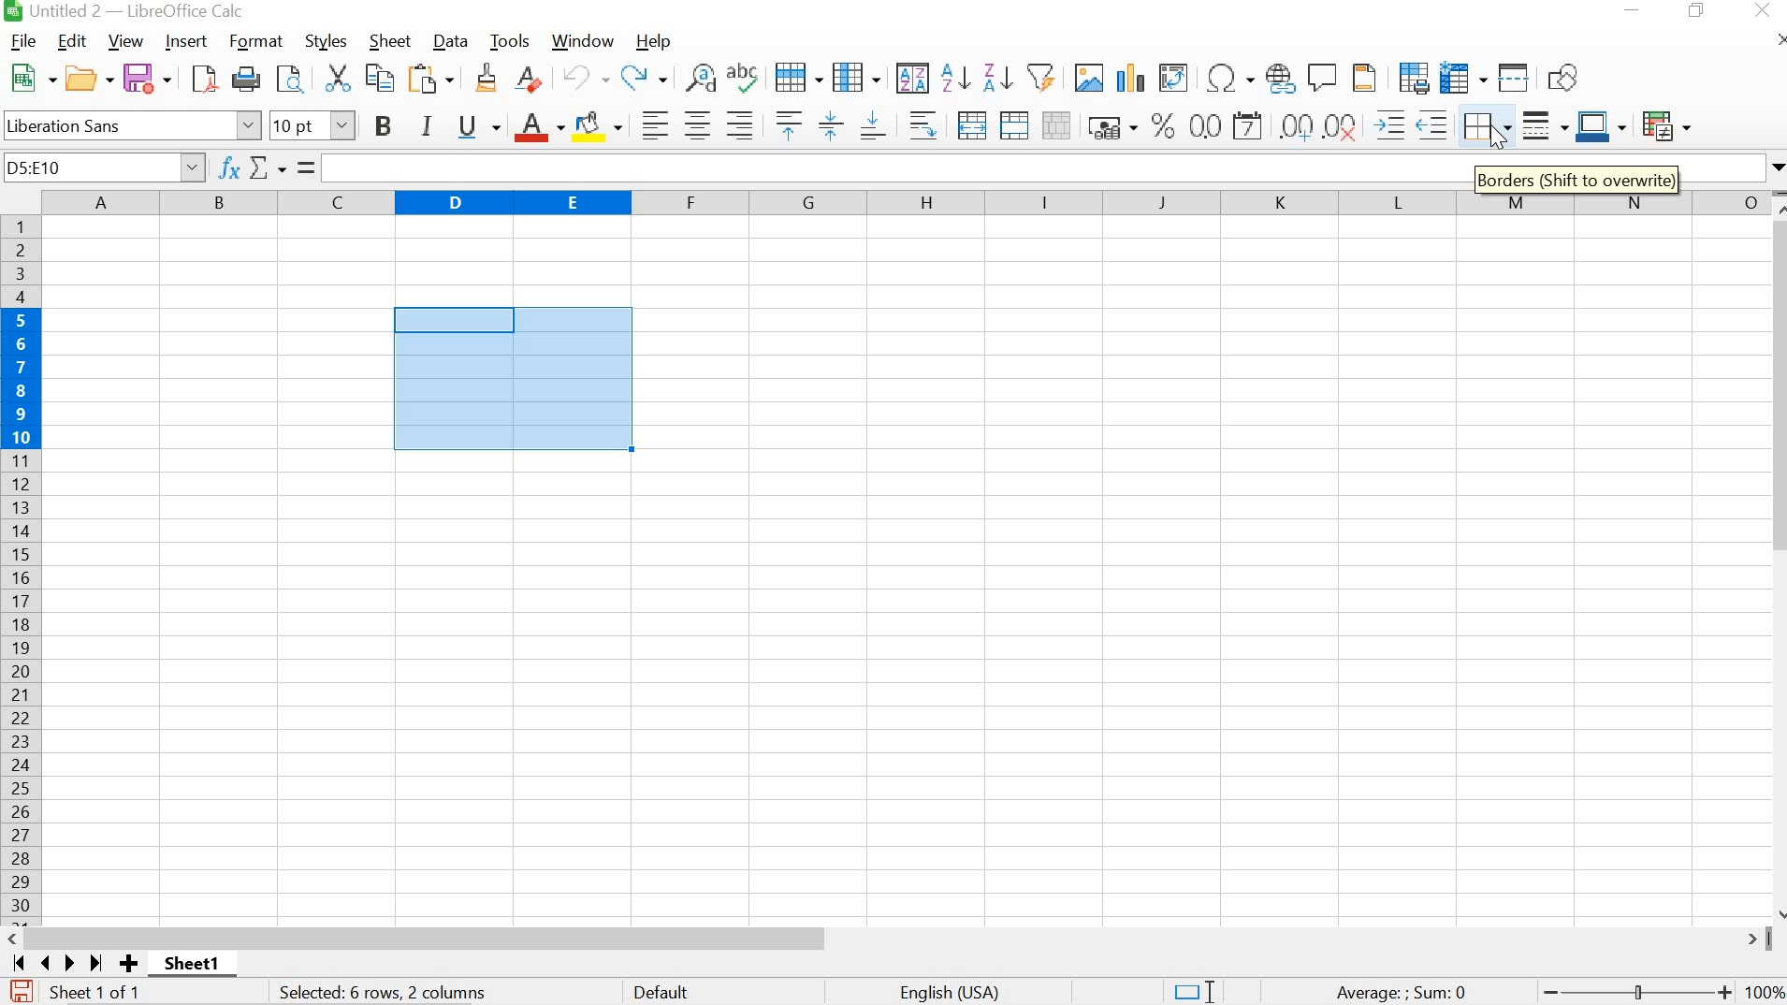  What do you see at coordinates (703, 79) in the screenshot?
I see `find and replace` at bounding box center [703, 79].